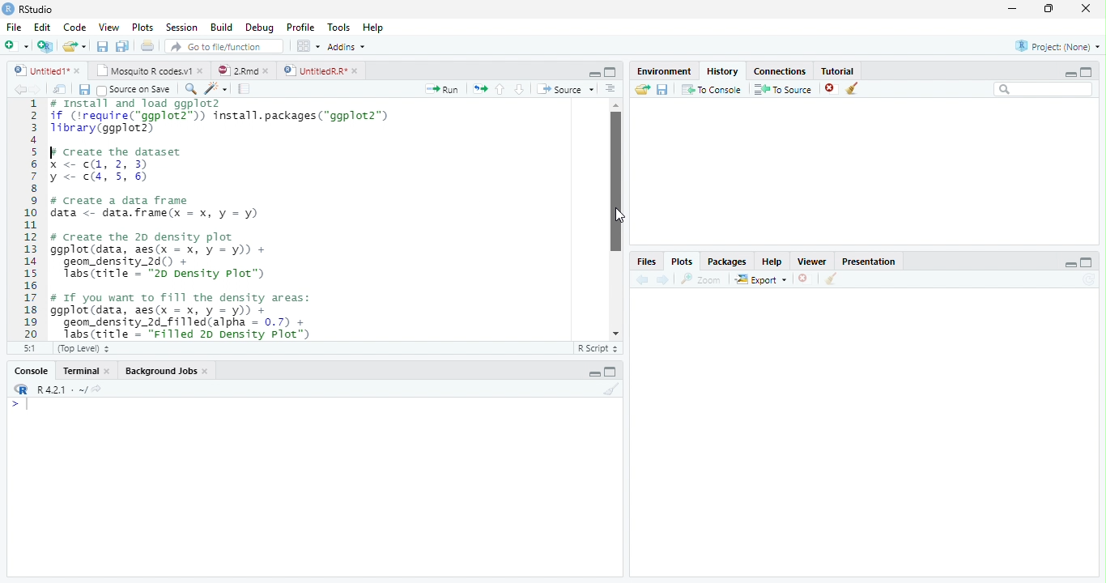 The image size is (1106, 583). Describe the element at coordinates (221, 27) in the screenshot. I see `Build` at that location.